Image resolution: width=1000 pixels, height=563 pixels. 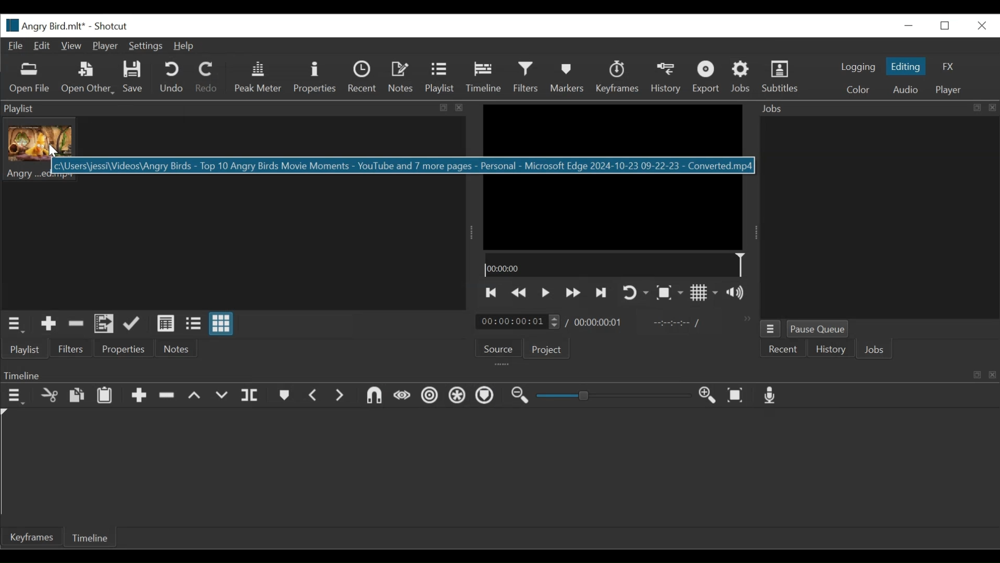 I want to click on Playlist Panel, so click(x=233, y=108).